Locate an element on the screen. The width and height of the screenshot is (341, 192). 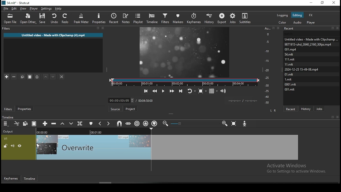
edit is located at coordinates (15, 8).